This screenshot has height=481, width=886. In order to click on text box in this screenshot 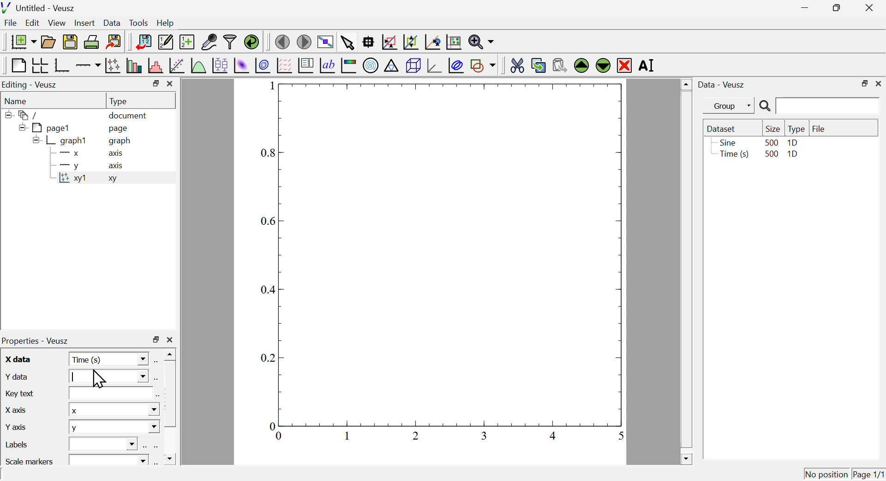, I will do `click(109, 393)`.